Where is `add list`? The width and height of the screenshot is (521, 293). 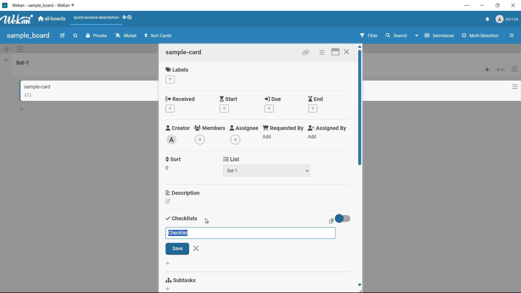
add list is located at coordinates (7, 61).